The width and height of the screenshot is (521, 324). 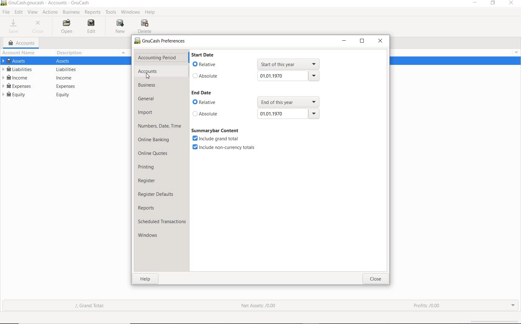 What do you see at coordinates (381, 40) in the screenshot?
I see `close` at bounding box center [381, 40].